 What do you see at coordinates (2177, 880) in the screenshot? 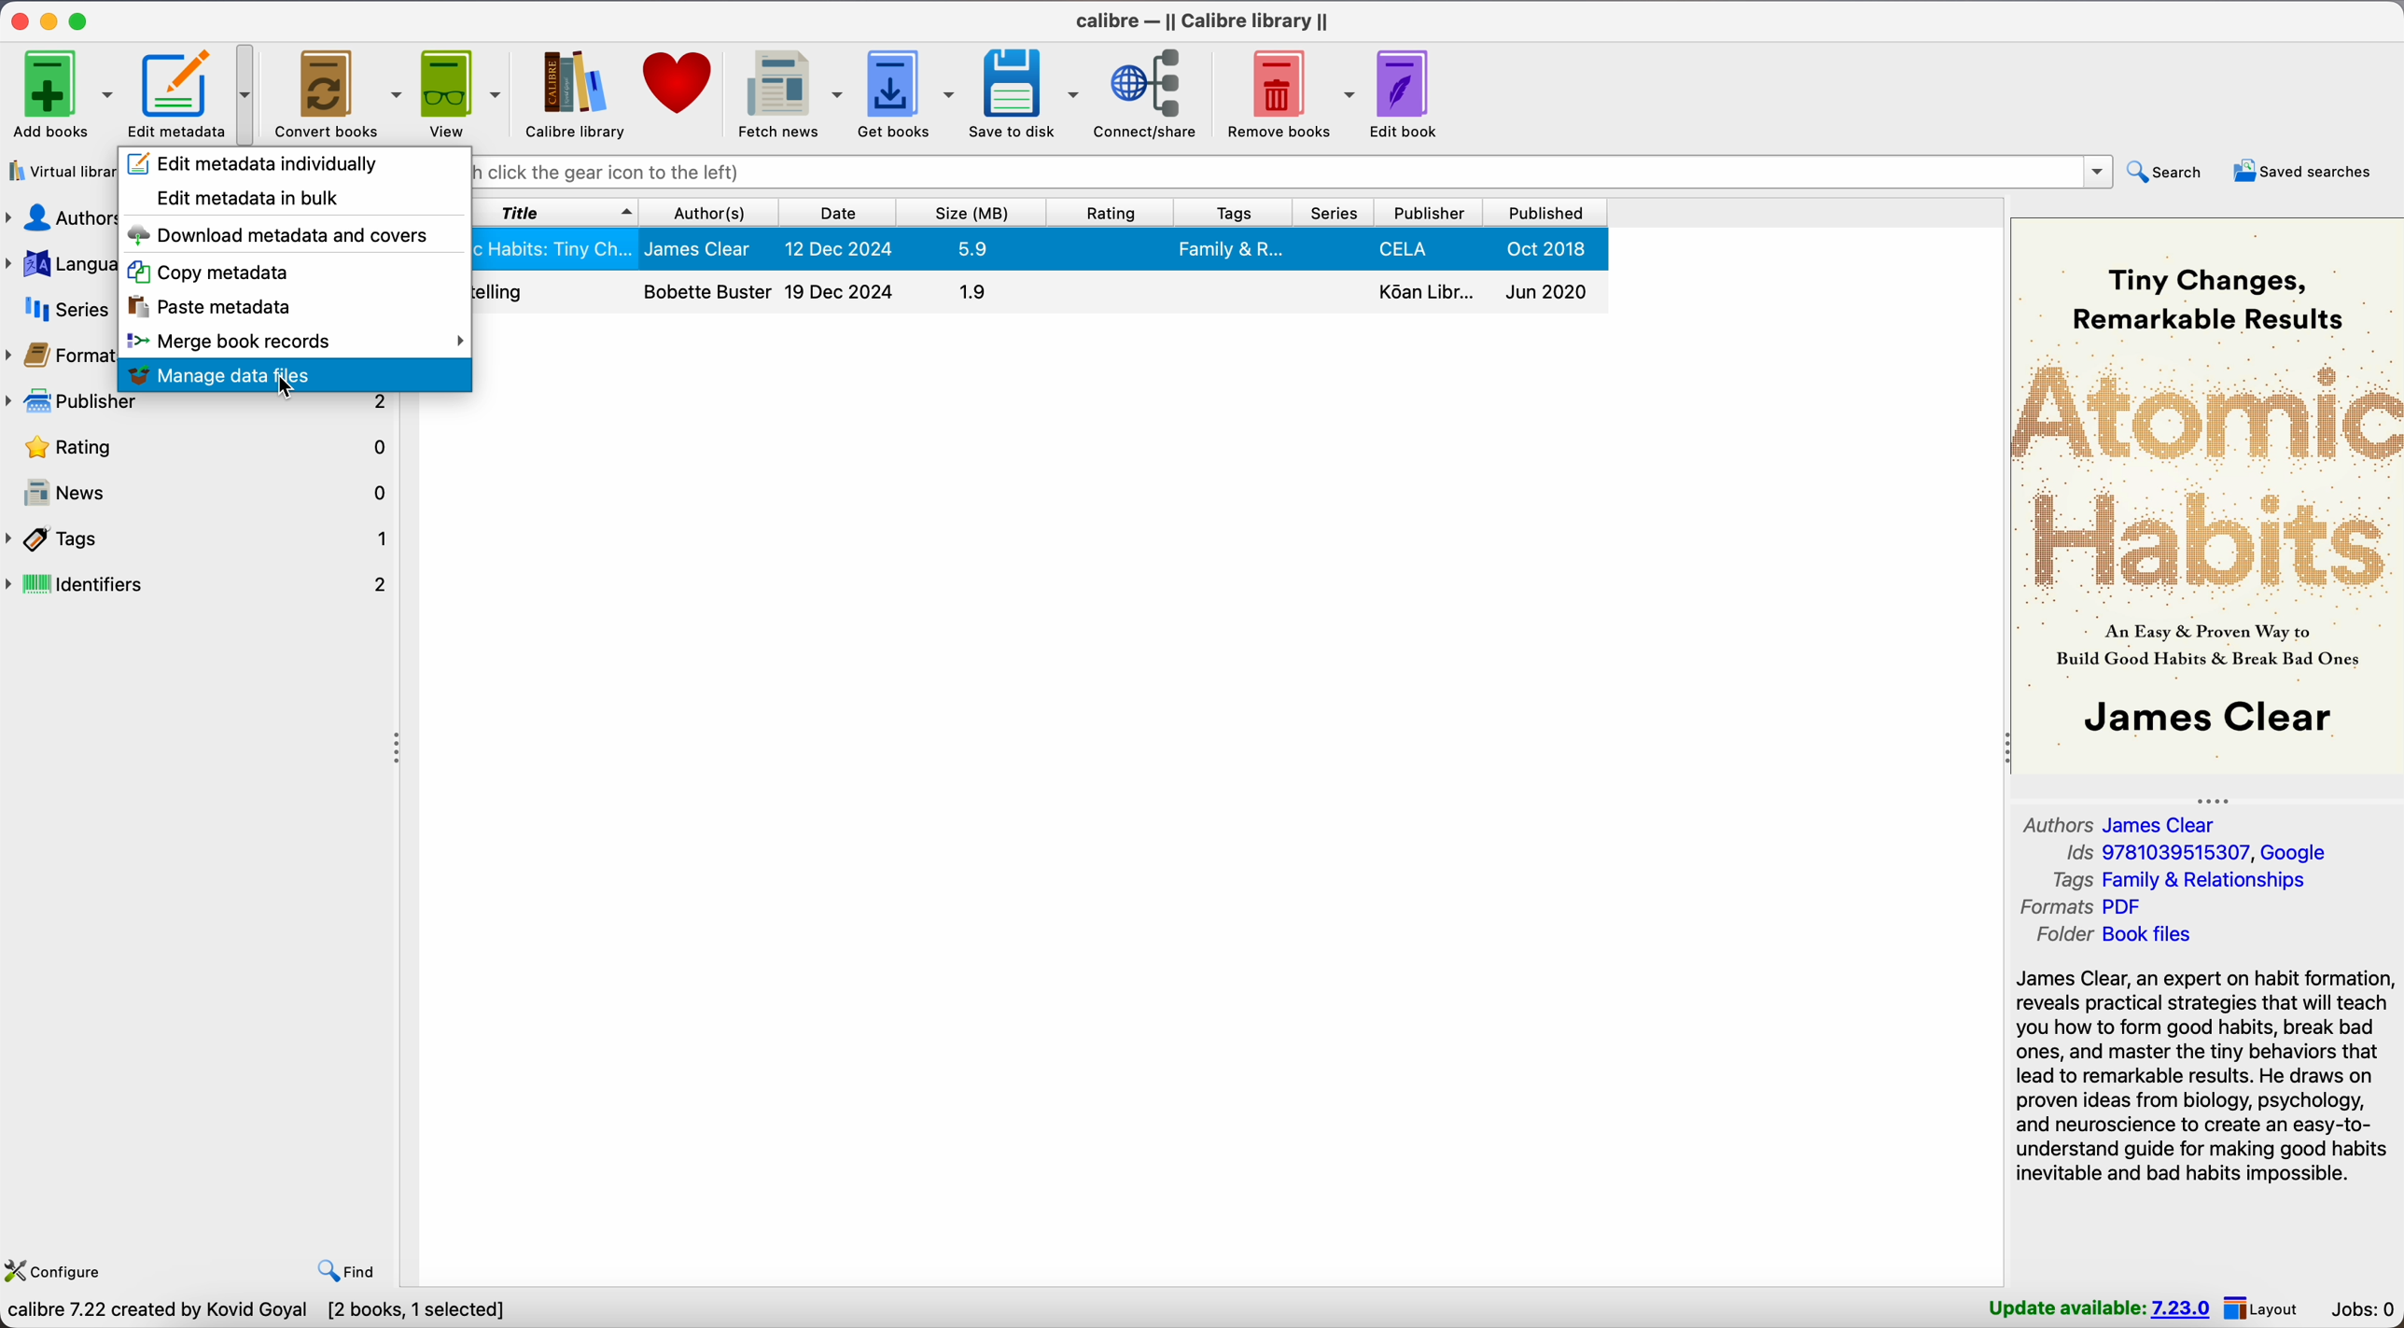
I see `tags Family & Relationships` at bounding box center [2177, 880].